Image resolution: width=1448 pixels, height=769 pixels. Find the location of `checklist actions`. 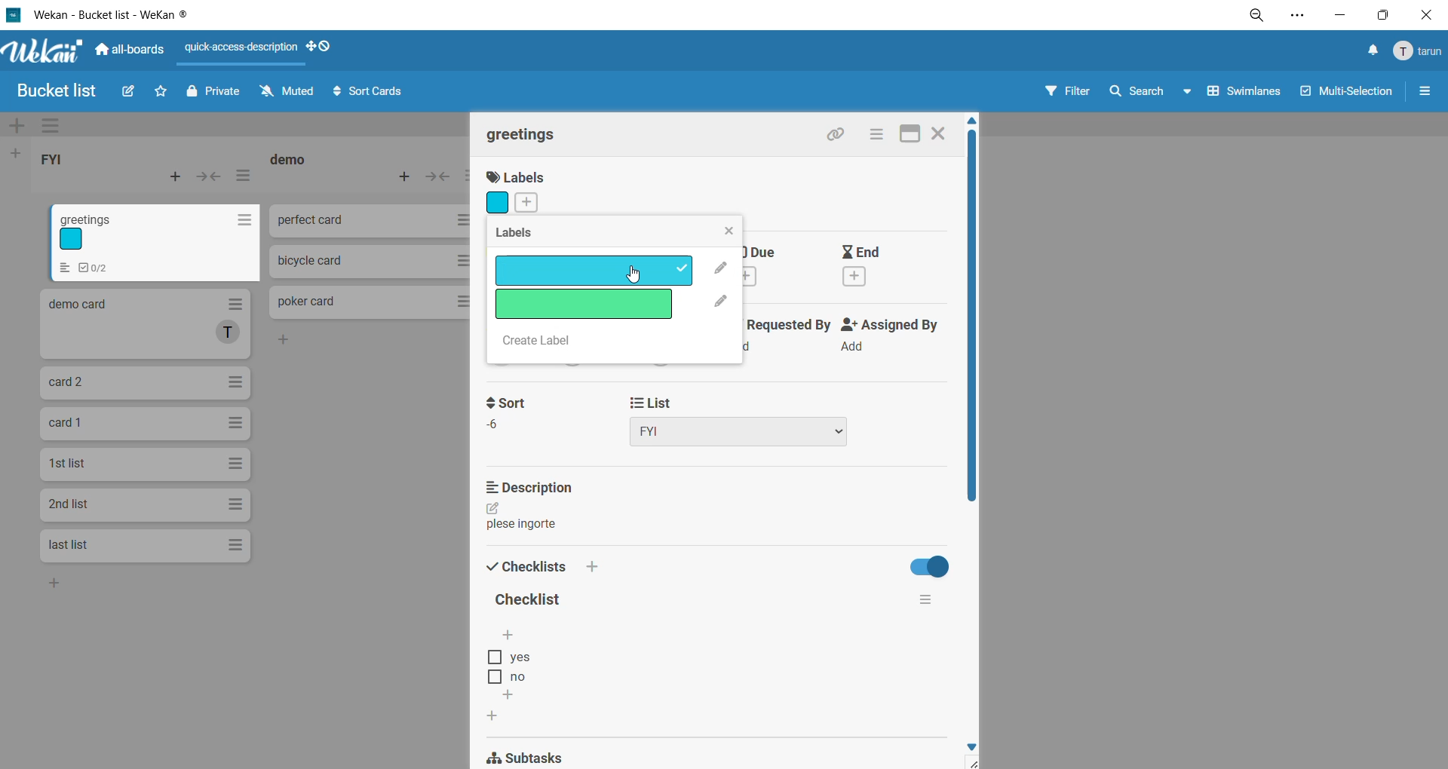

checklist actions is located at coordinates (926, 600).